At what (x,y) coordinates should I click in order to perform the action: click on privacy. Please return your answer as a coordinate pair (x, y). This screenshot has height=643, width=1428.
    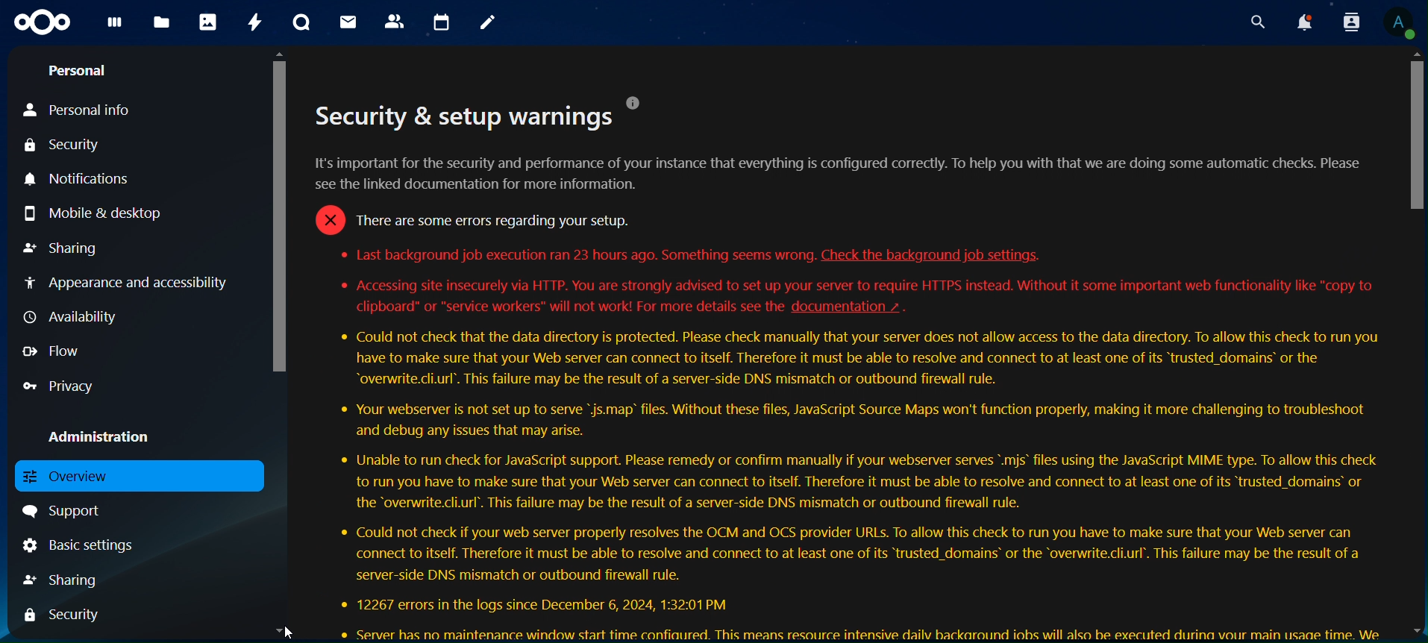
    Looking at the image, I should click on (60, 386).